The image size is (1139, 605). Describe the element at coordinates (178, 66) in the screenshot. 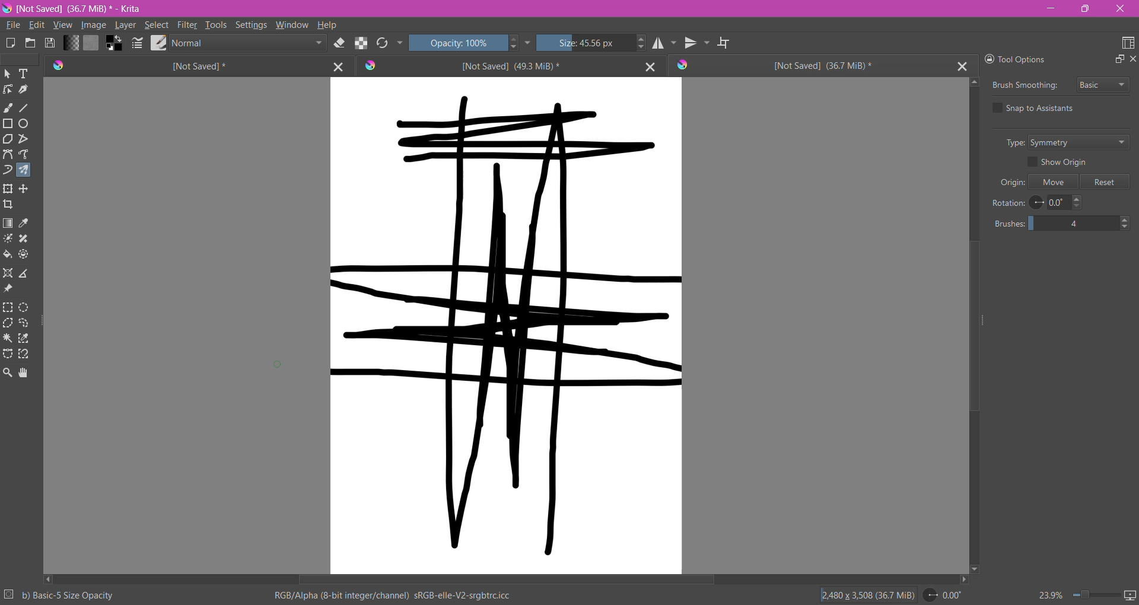

I see `Unsaved Document Tab1` at that location.